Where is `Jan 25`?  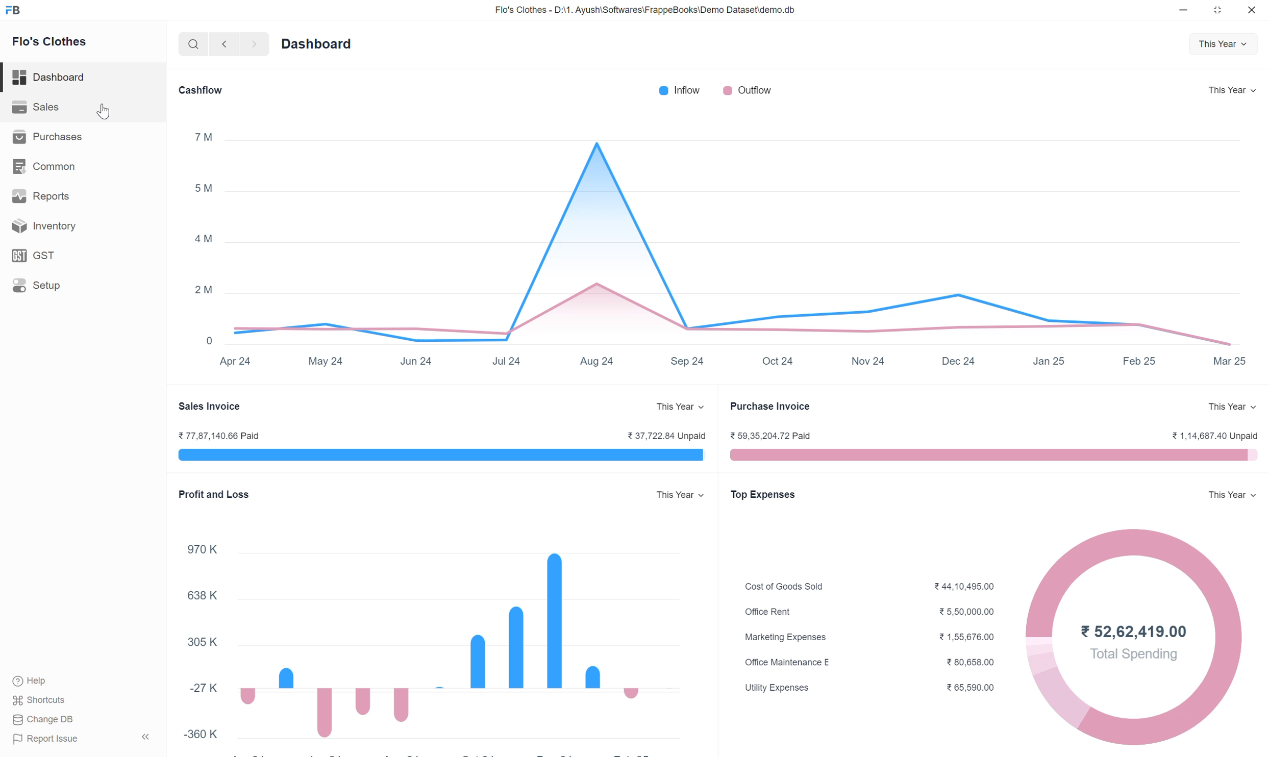
Jan 25 is located at coordinates (1047, 360).